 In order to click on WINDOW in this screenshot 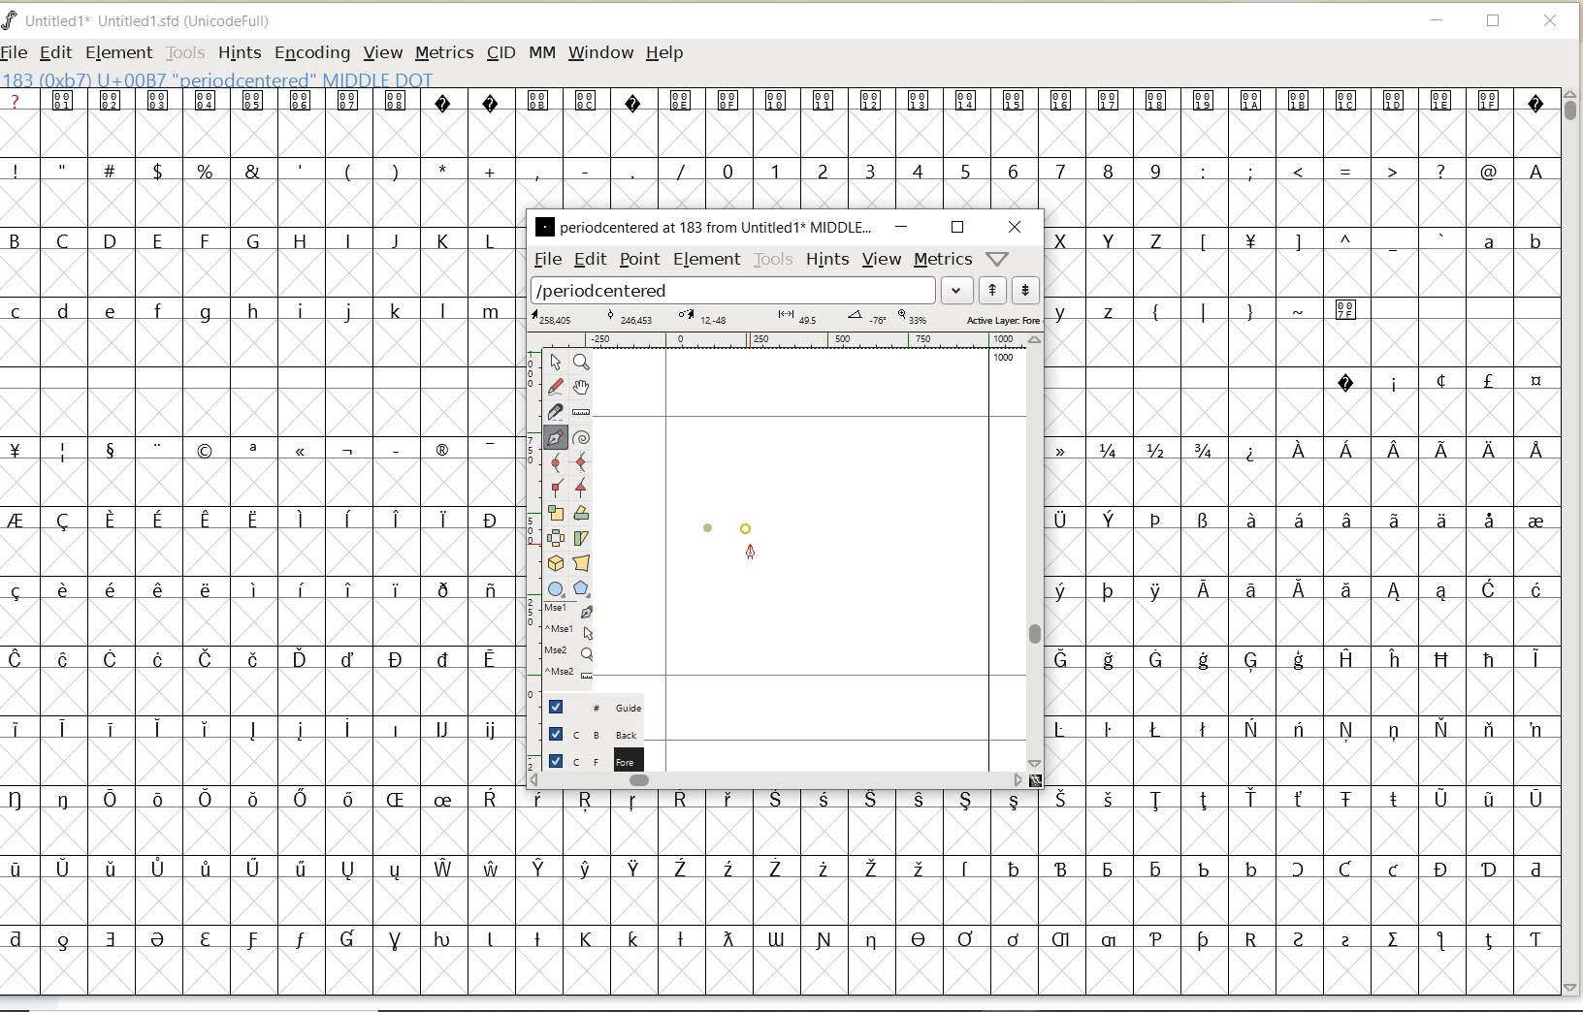, I will do `click(600, 52)`.